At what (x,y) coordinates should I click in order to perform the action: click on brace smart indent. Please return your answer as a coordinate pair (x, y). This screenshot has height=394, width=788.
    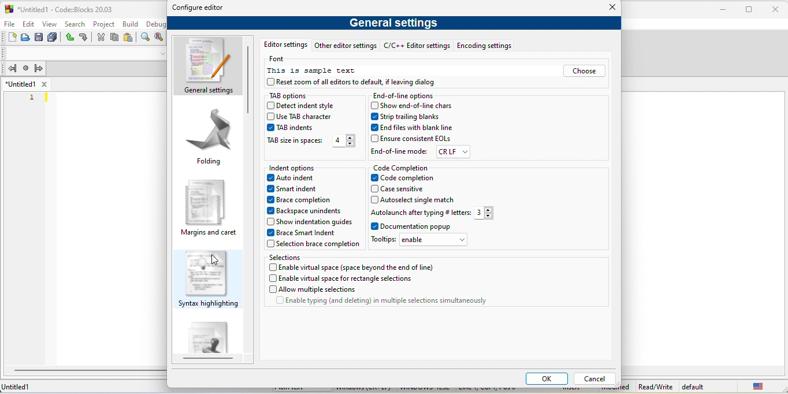
    Looking at the image, I should click on (302, 233).